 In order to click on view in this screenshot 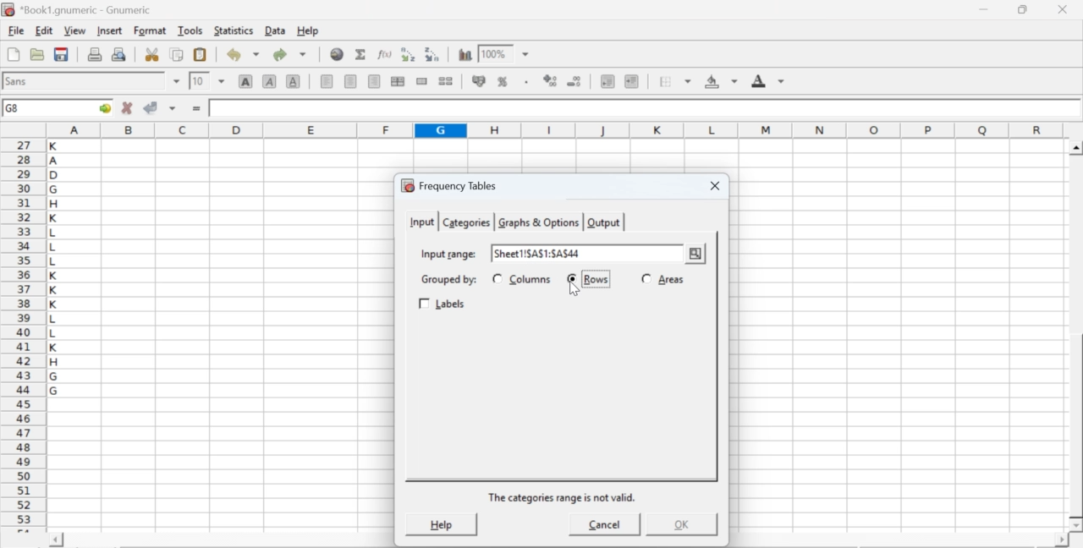, I will do `click(74, 30)`.